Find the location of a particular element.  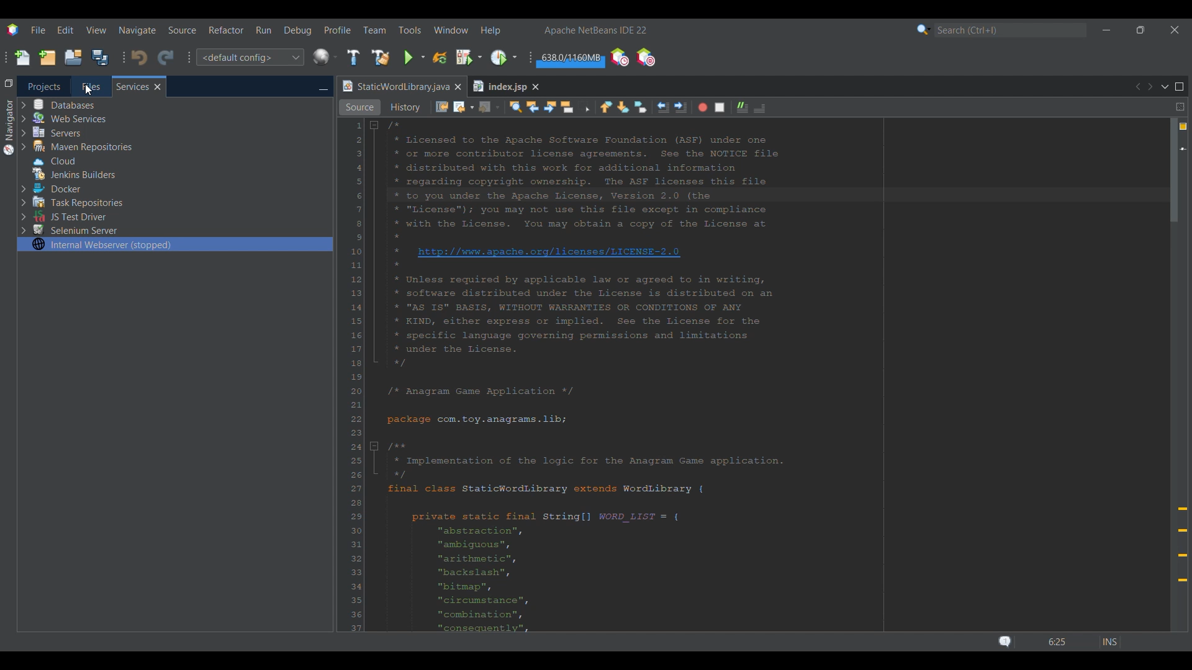

Redo is located at coordinates (166, 58).